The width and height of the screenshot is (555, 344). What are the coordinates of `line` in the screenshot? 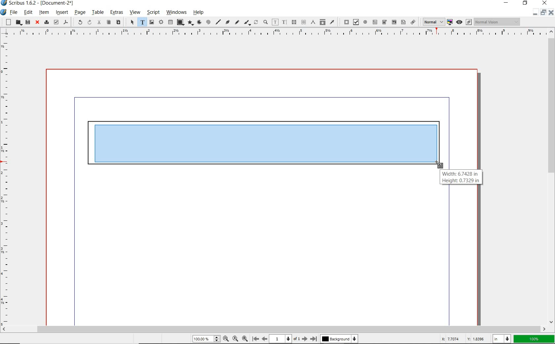 It's located at (218, 22).